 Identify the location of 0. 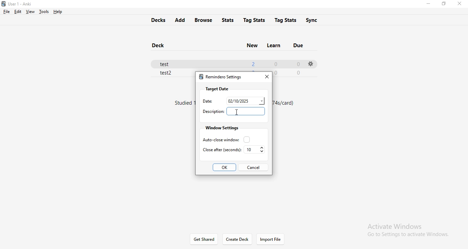
(299, 73).